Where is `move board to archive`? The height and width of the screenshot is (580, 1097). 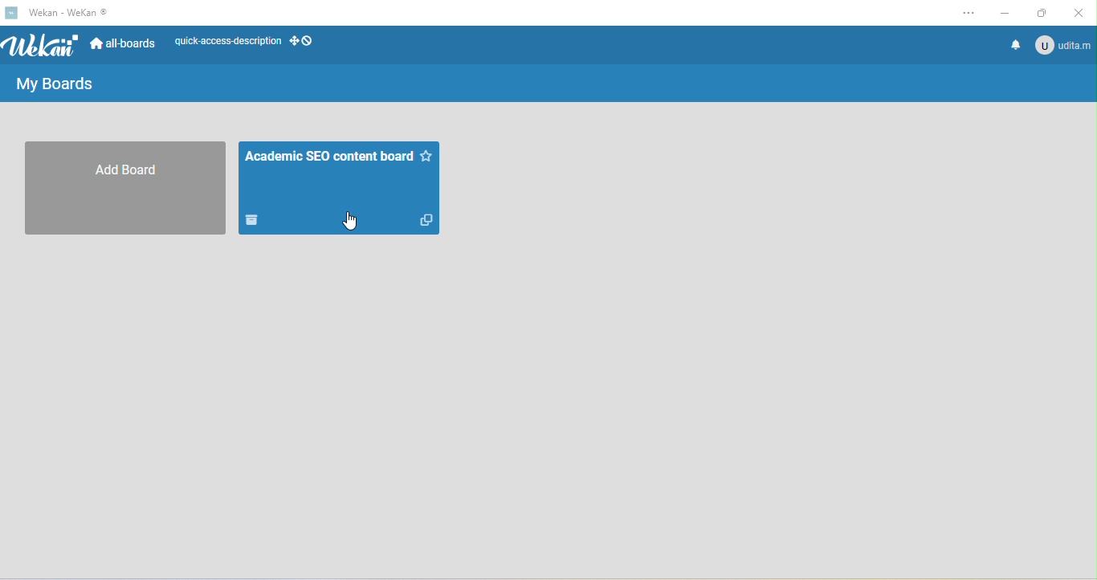 move board to archive is located at coordinates (252, 220).